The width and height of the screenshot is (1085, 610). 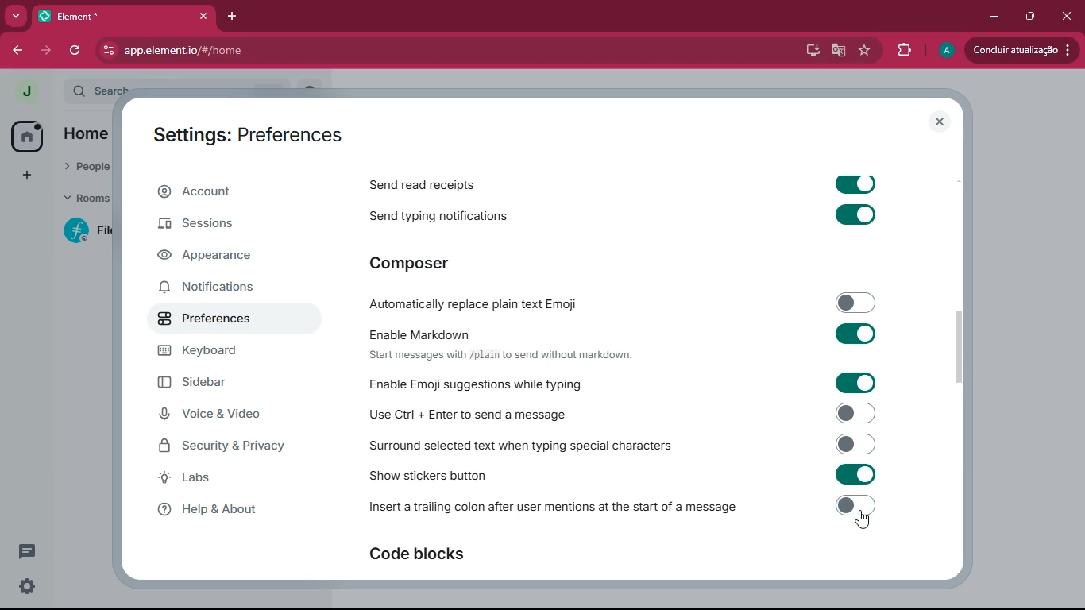 I want to click on conduir atualizacao, so click(x=1020, y=51).